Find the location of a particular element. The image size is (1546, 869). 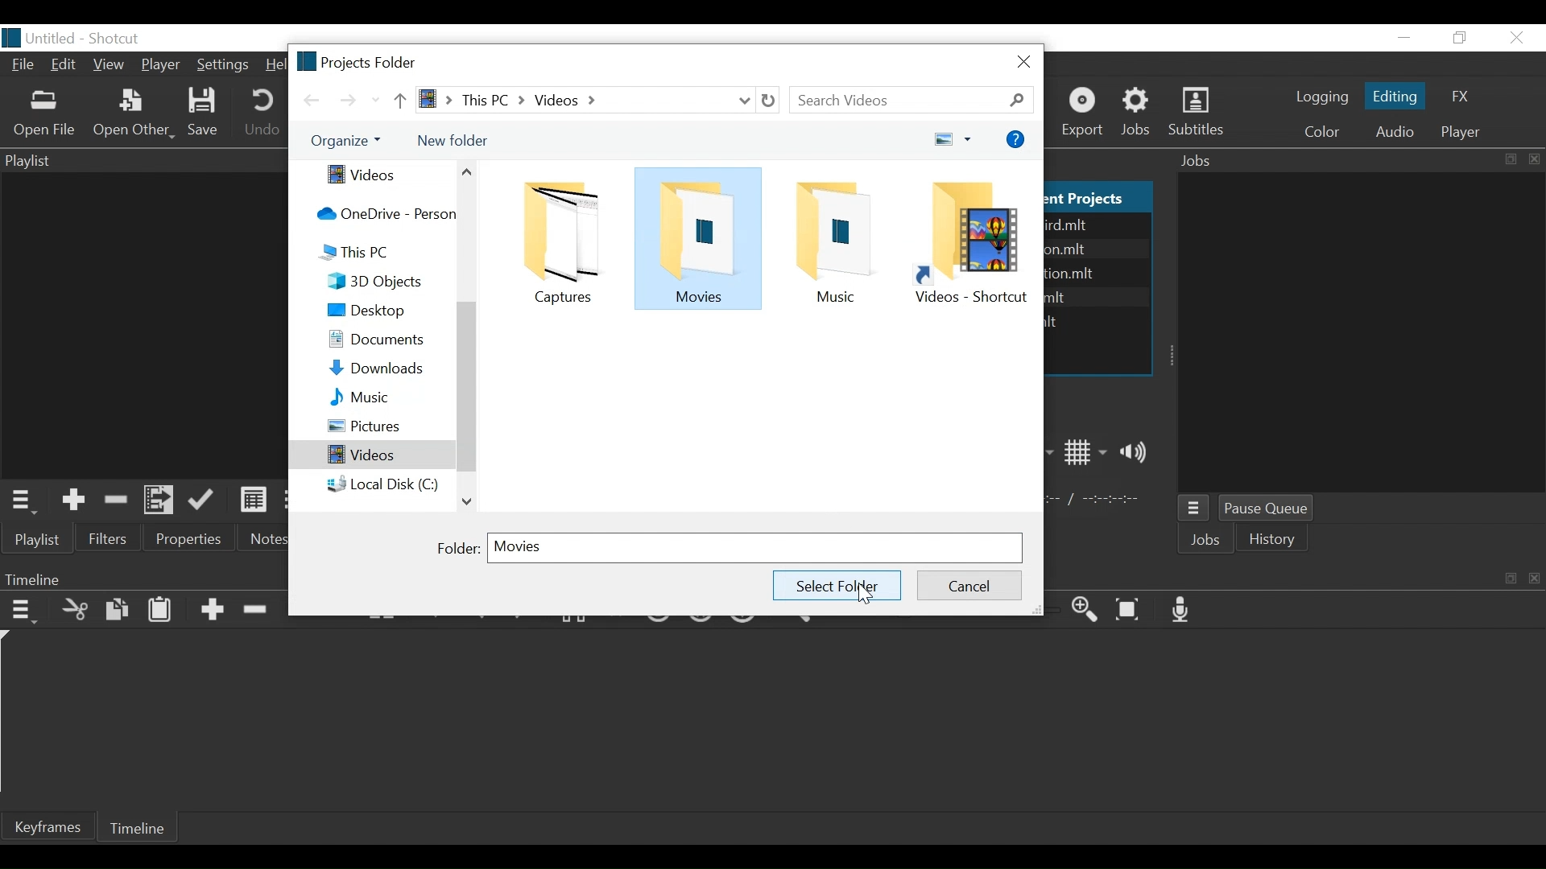

close is located at coordinates (1023, 61).